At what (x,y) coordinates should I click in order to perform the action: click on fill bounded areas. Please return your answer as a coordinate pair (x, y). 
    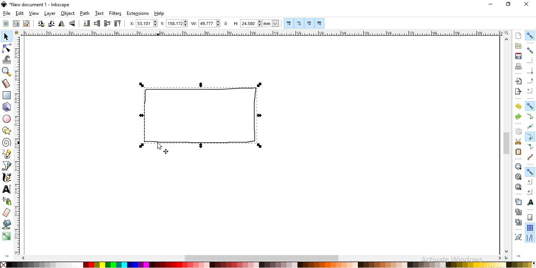
    Looking at the image, I should click on (8, 224).